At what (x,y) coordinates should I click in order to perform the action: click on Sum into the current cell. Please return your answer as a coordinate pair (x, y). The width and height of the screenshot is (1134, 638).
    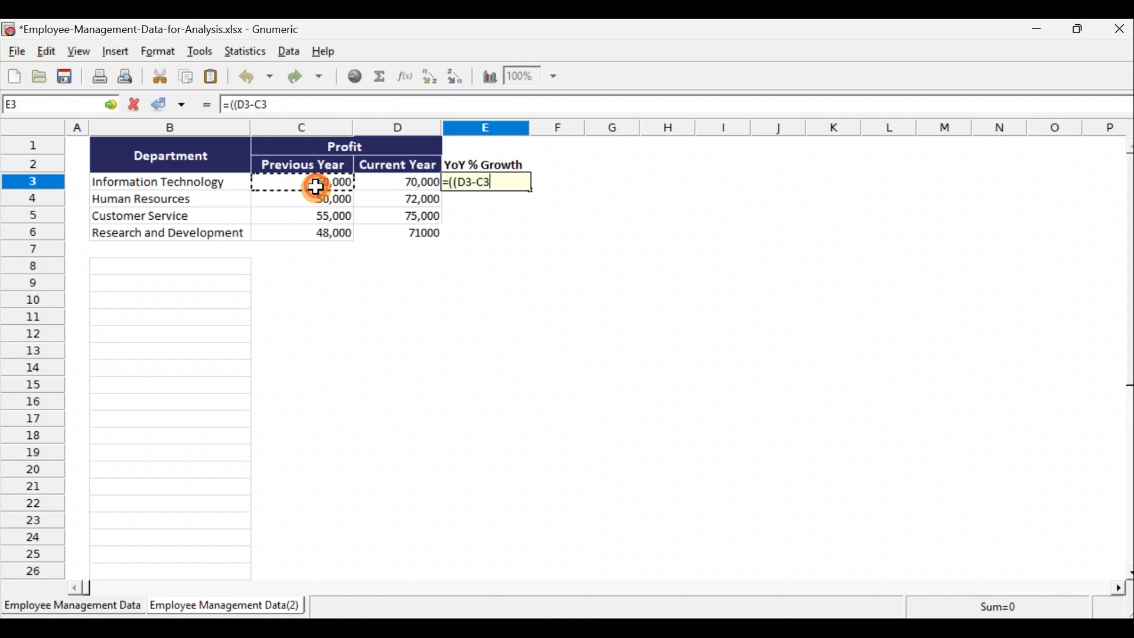
    Looking at the image, I should click on (383, 77).